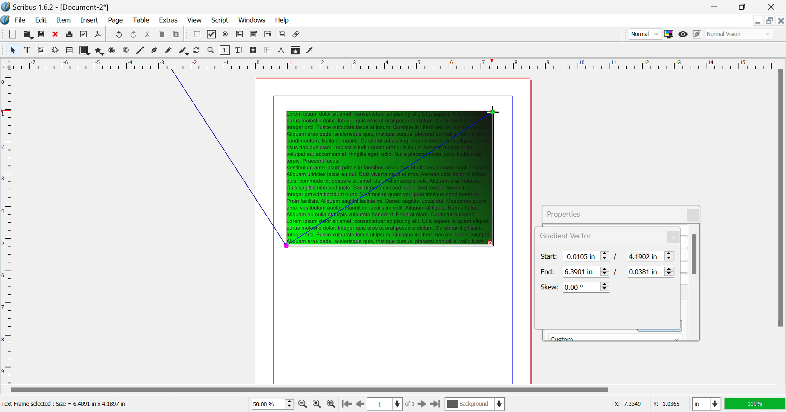 The width and height of the screenshot is (786, 412). What do you see at coordinates (142, 21) in the screenshot?
I see `Table` at bounding box center [142, 21].